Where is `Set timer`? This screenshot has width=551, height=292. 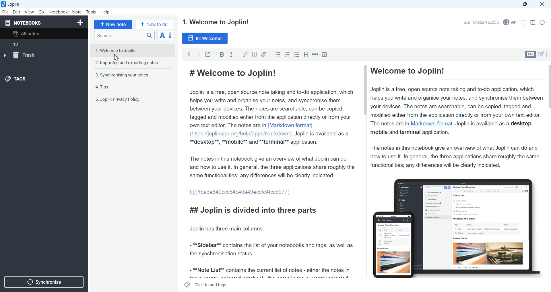
Set timer is located at coordinates (524, 22).